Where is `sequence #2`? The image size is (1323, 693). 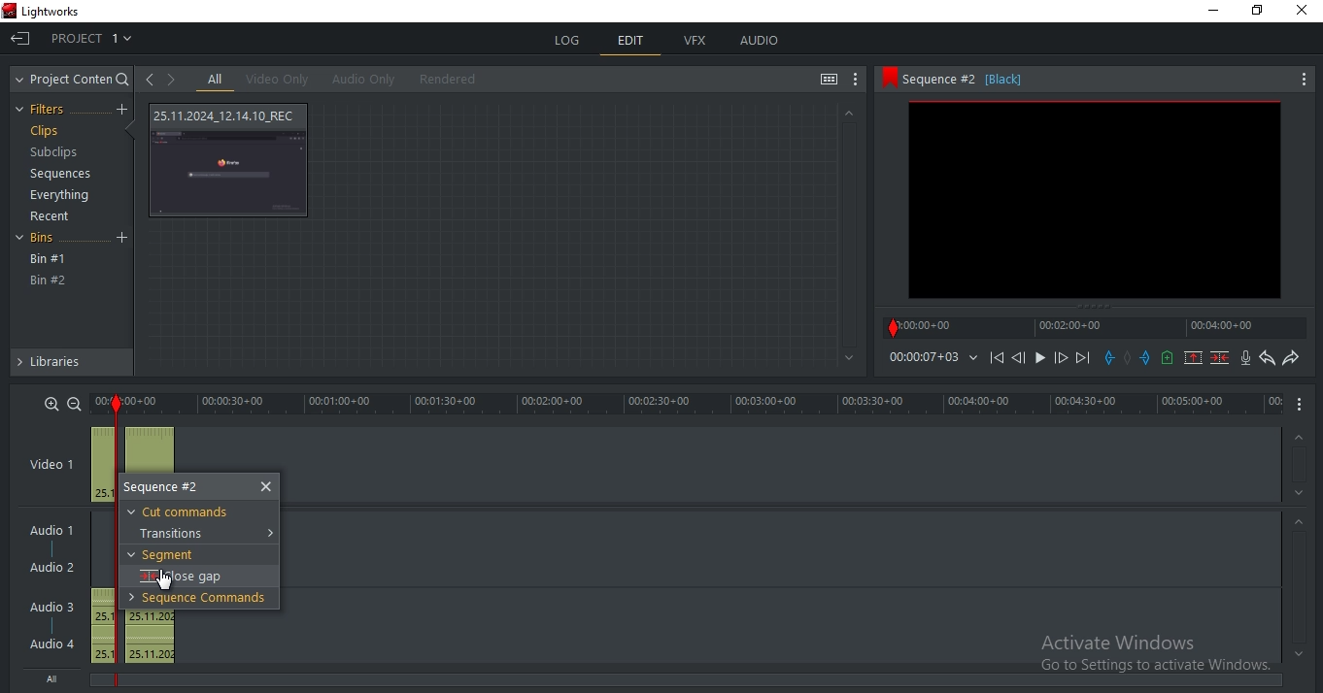
sequence #2 is located at coordinates (1073, 80).